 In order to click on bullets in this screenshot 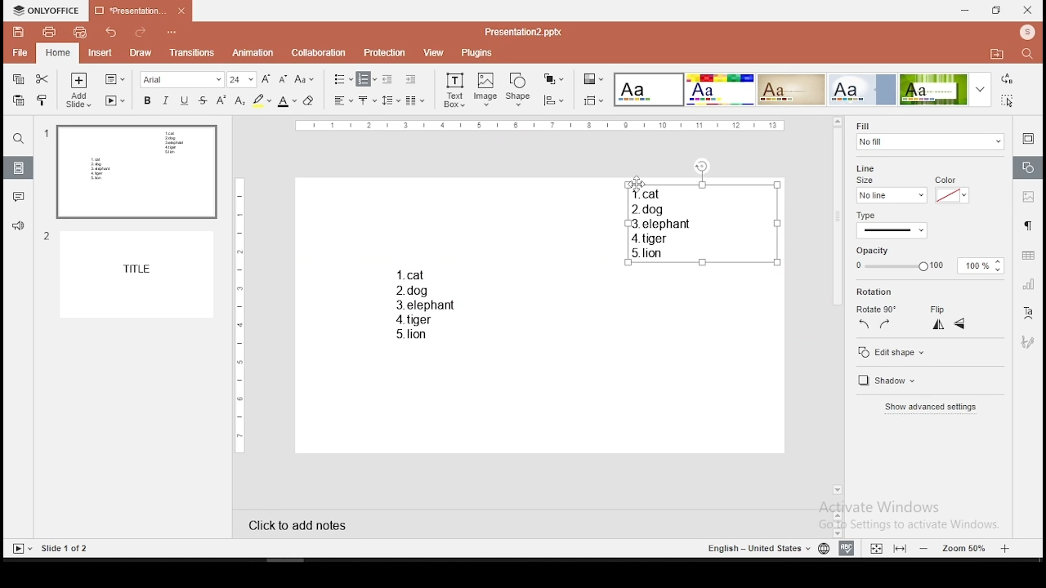, I will do `click(343, 80)`.